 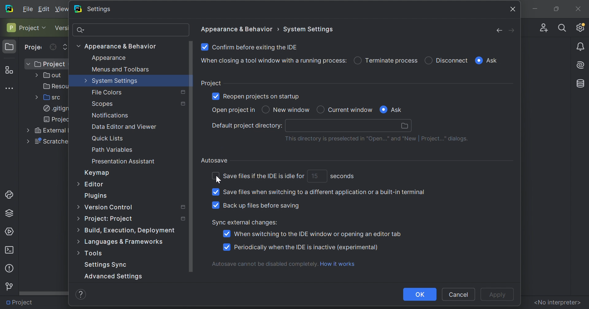 What do you see at coordinates (35, 97) in the screenshot?
I see `More` at bounding box center [35, 97].